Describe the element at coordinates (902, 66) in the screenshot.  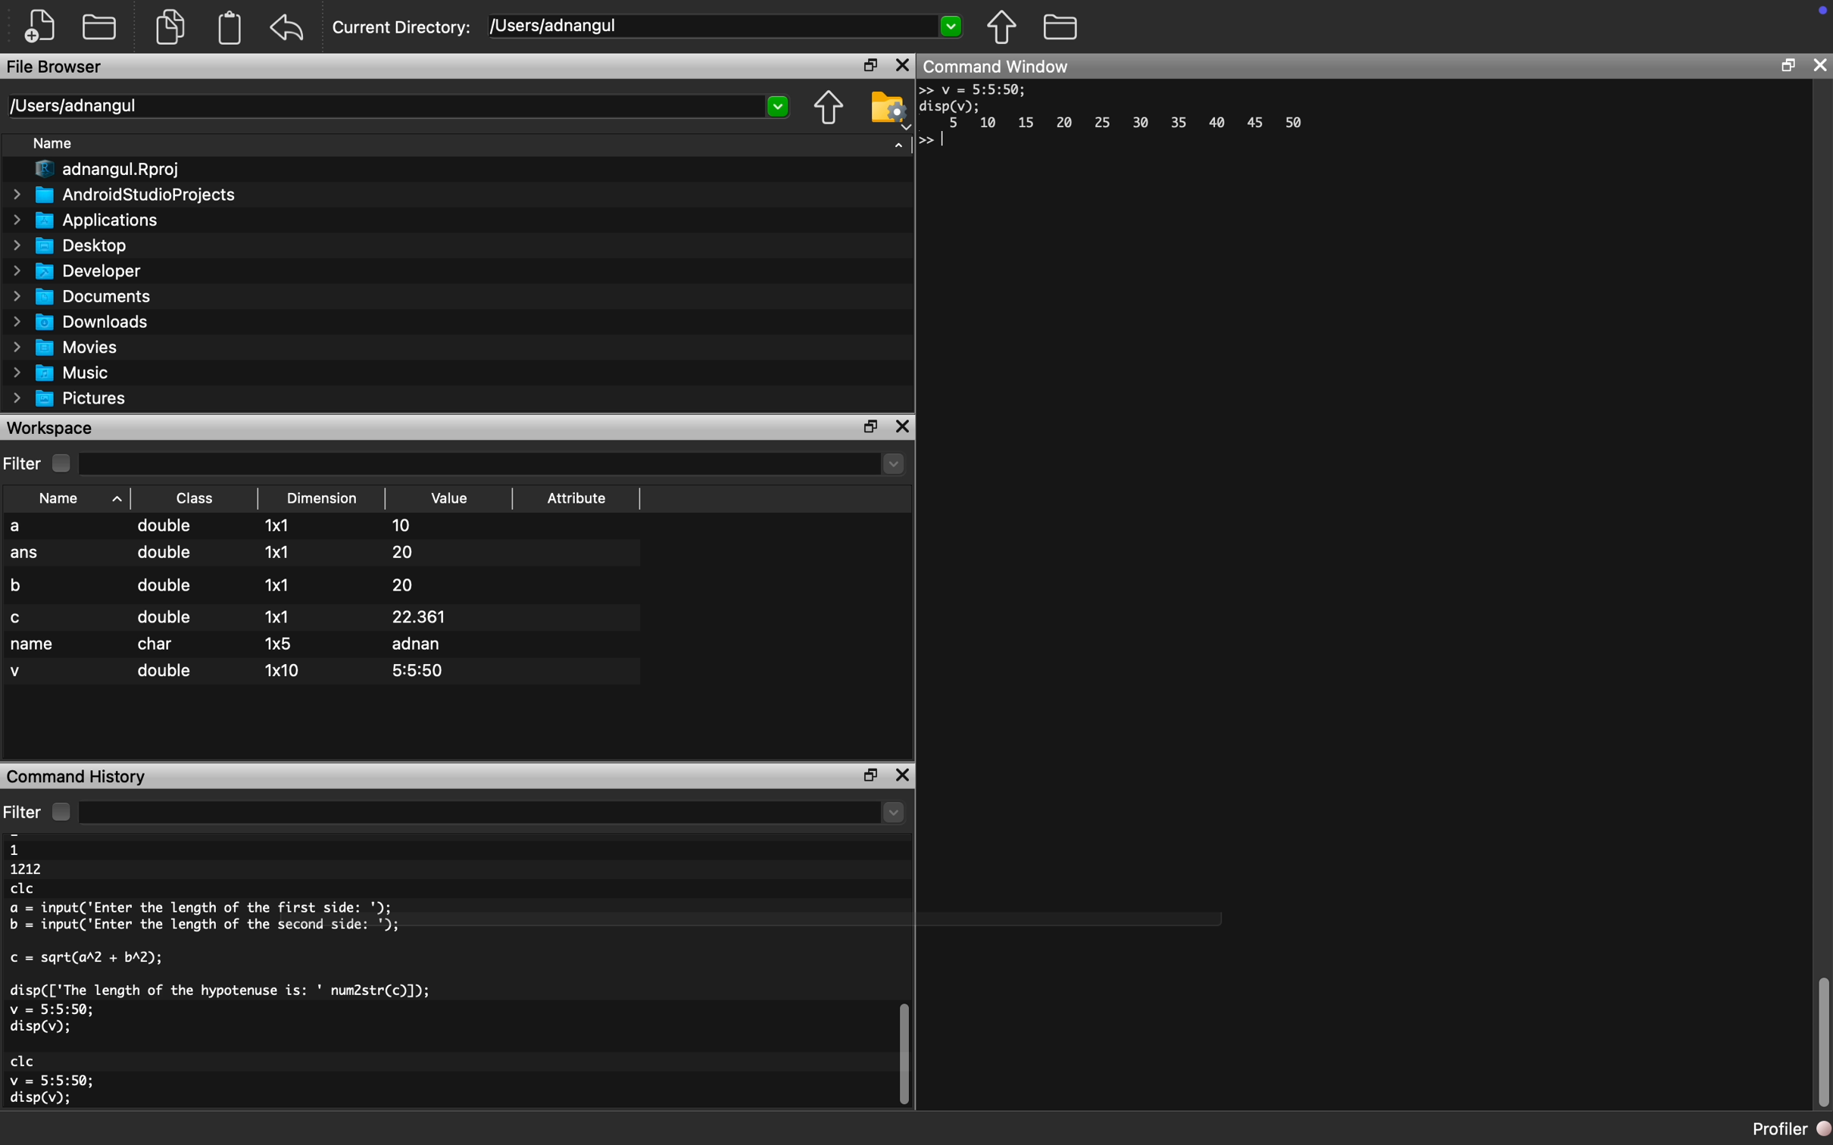
I see `Close` at that location.